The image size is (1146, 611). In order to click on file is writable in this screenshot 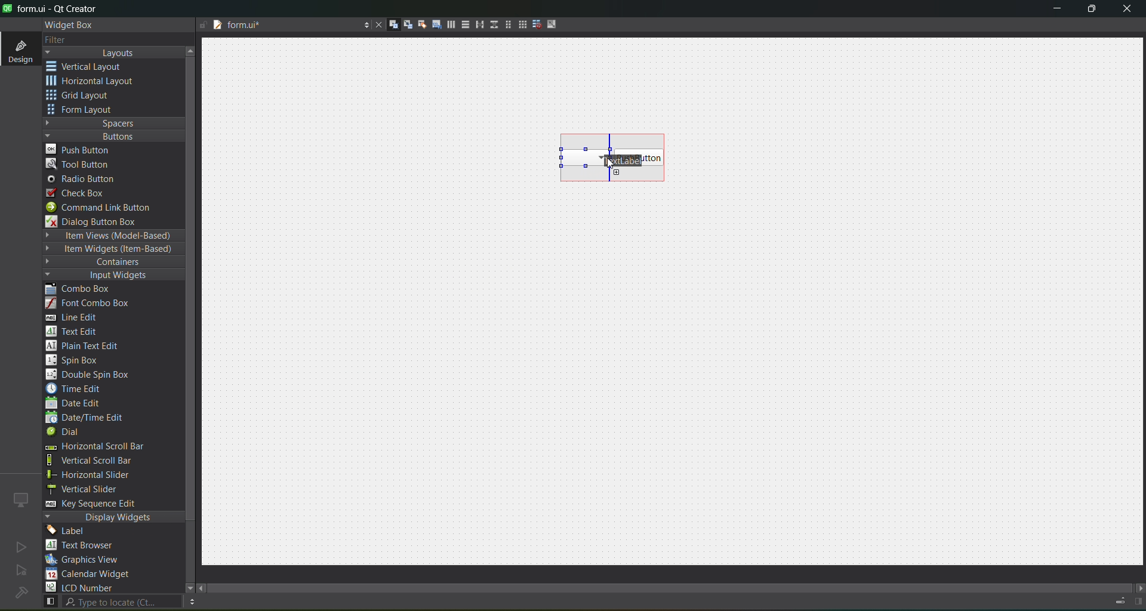, I will do `click(203, 26)`.